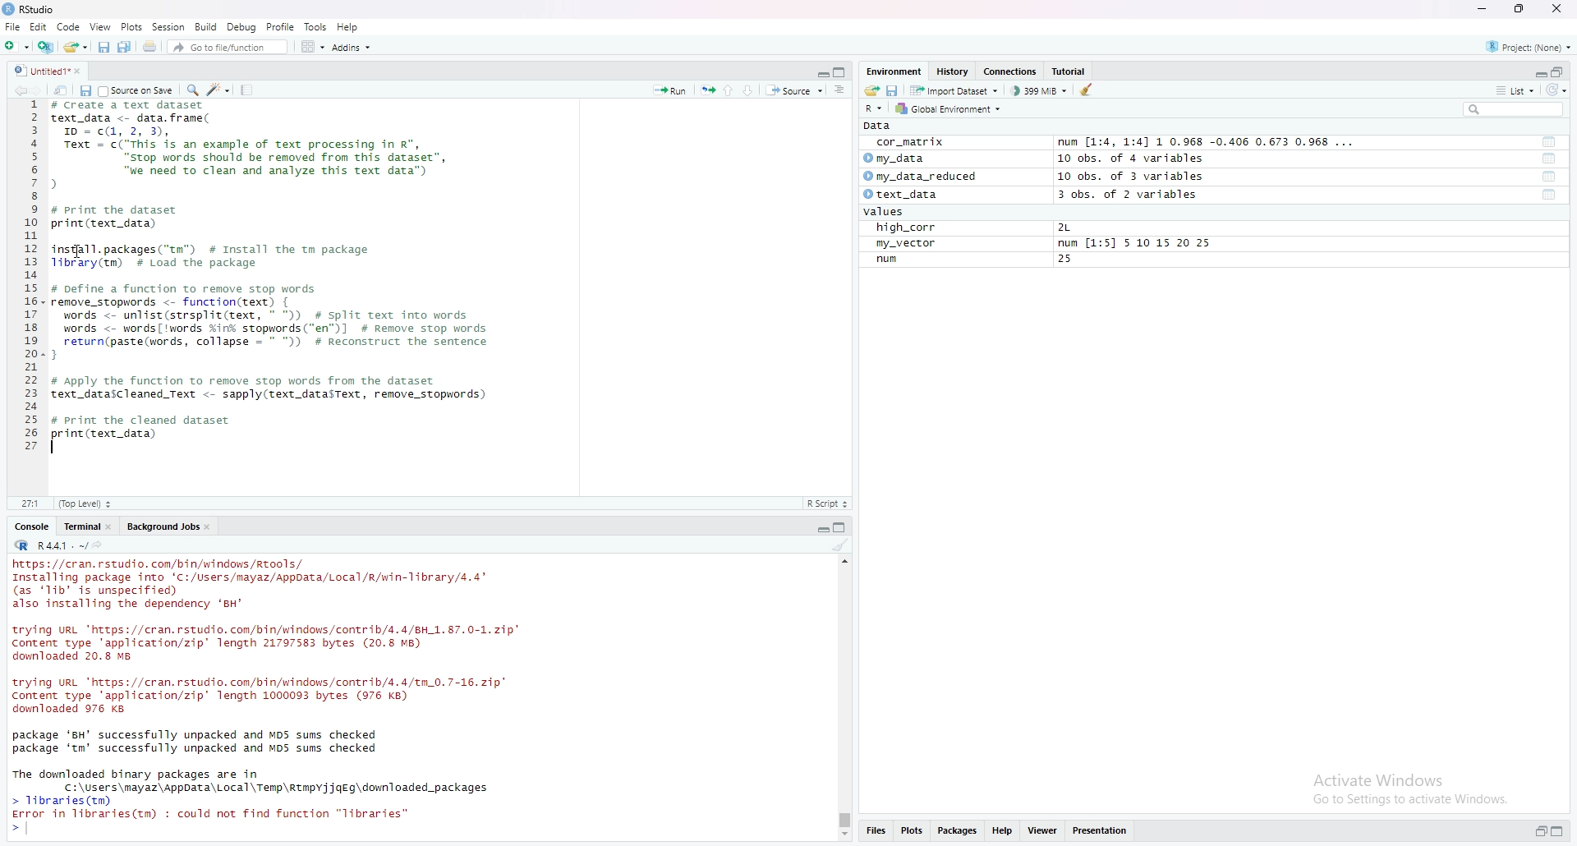 This screenshot has width=1577, height=846. Describe the element at coordinates (1551, 159) in the screenshot. I see `functions` at that location.